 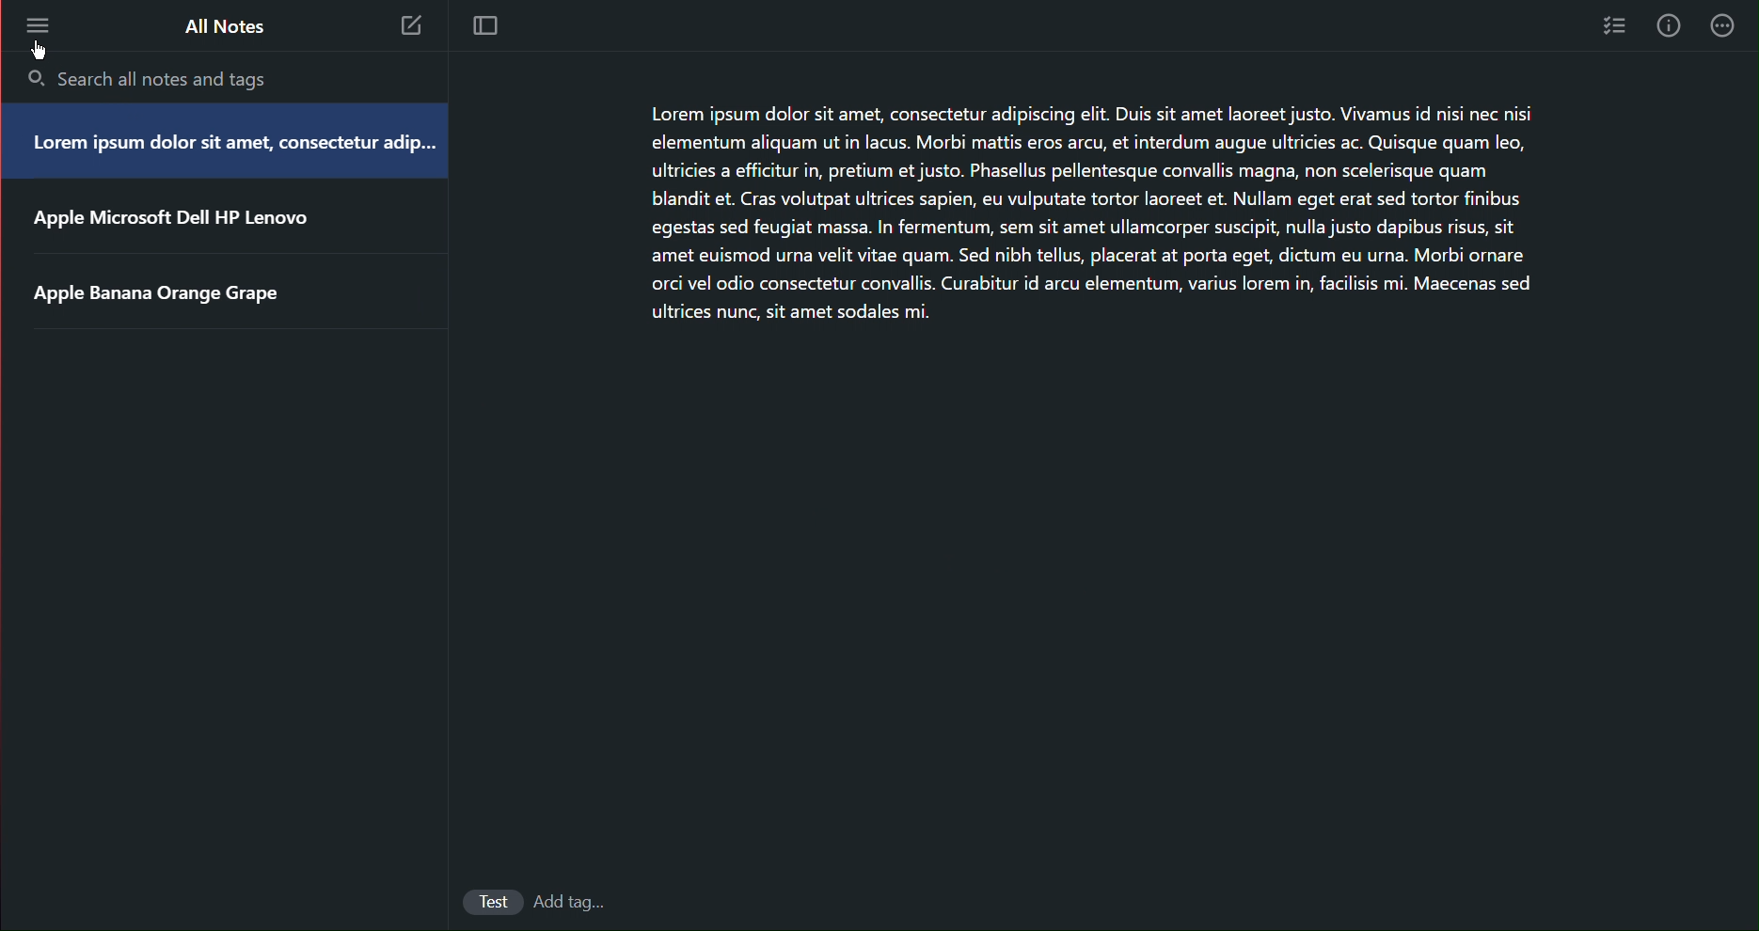 I want to click on More, so click(x=1725, y=27).